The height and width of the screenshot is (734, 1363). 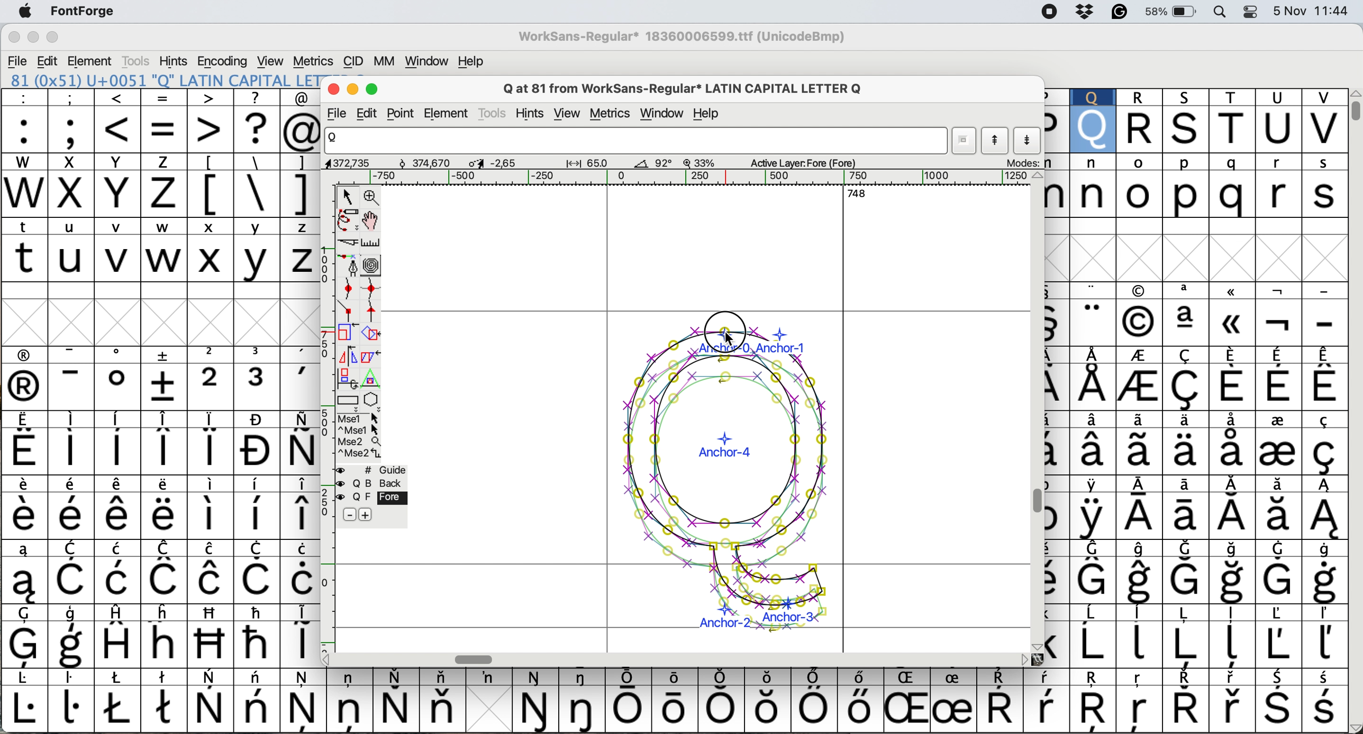 I want to click on vertical scroll bar, so click(x=1351, y=109).